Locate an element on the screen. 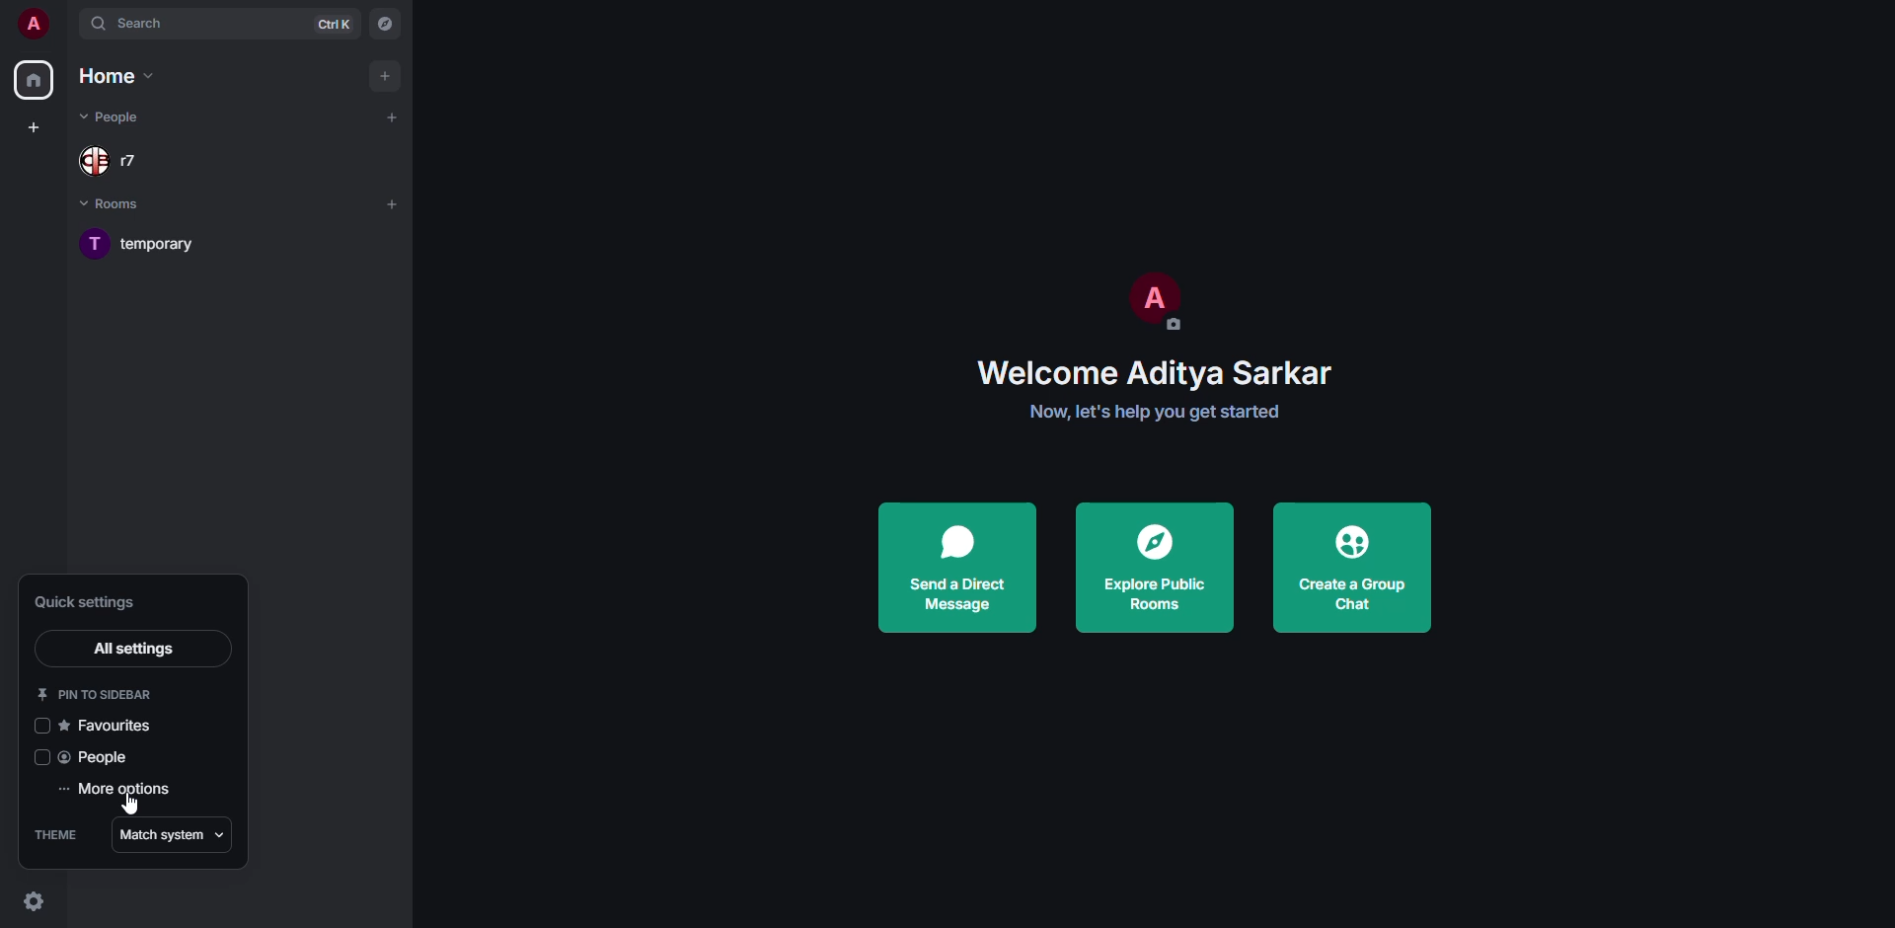 The width and height of the screenshot is (1895, 928). pin to sidebar is located at coordinates (93, 692).